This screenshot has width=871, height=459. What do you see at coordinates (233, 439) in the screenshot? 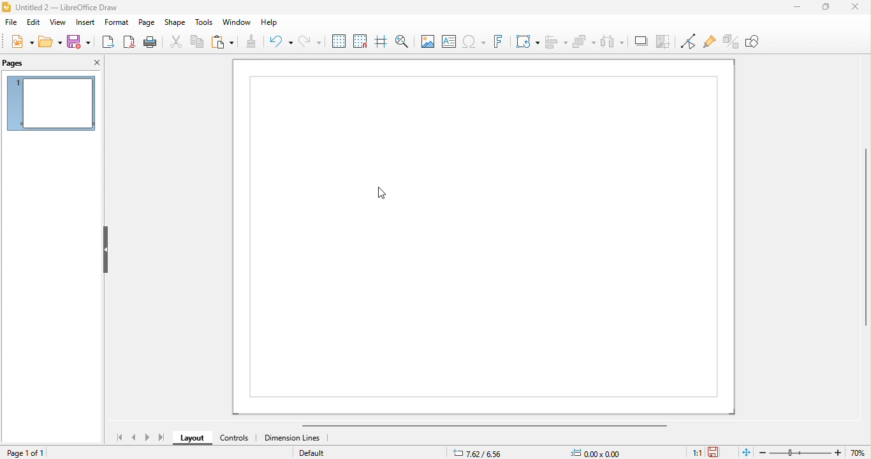
I see `controls` at bounding box center [233, 439].